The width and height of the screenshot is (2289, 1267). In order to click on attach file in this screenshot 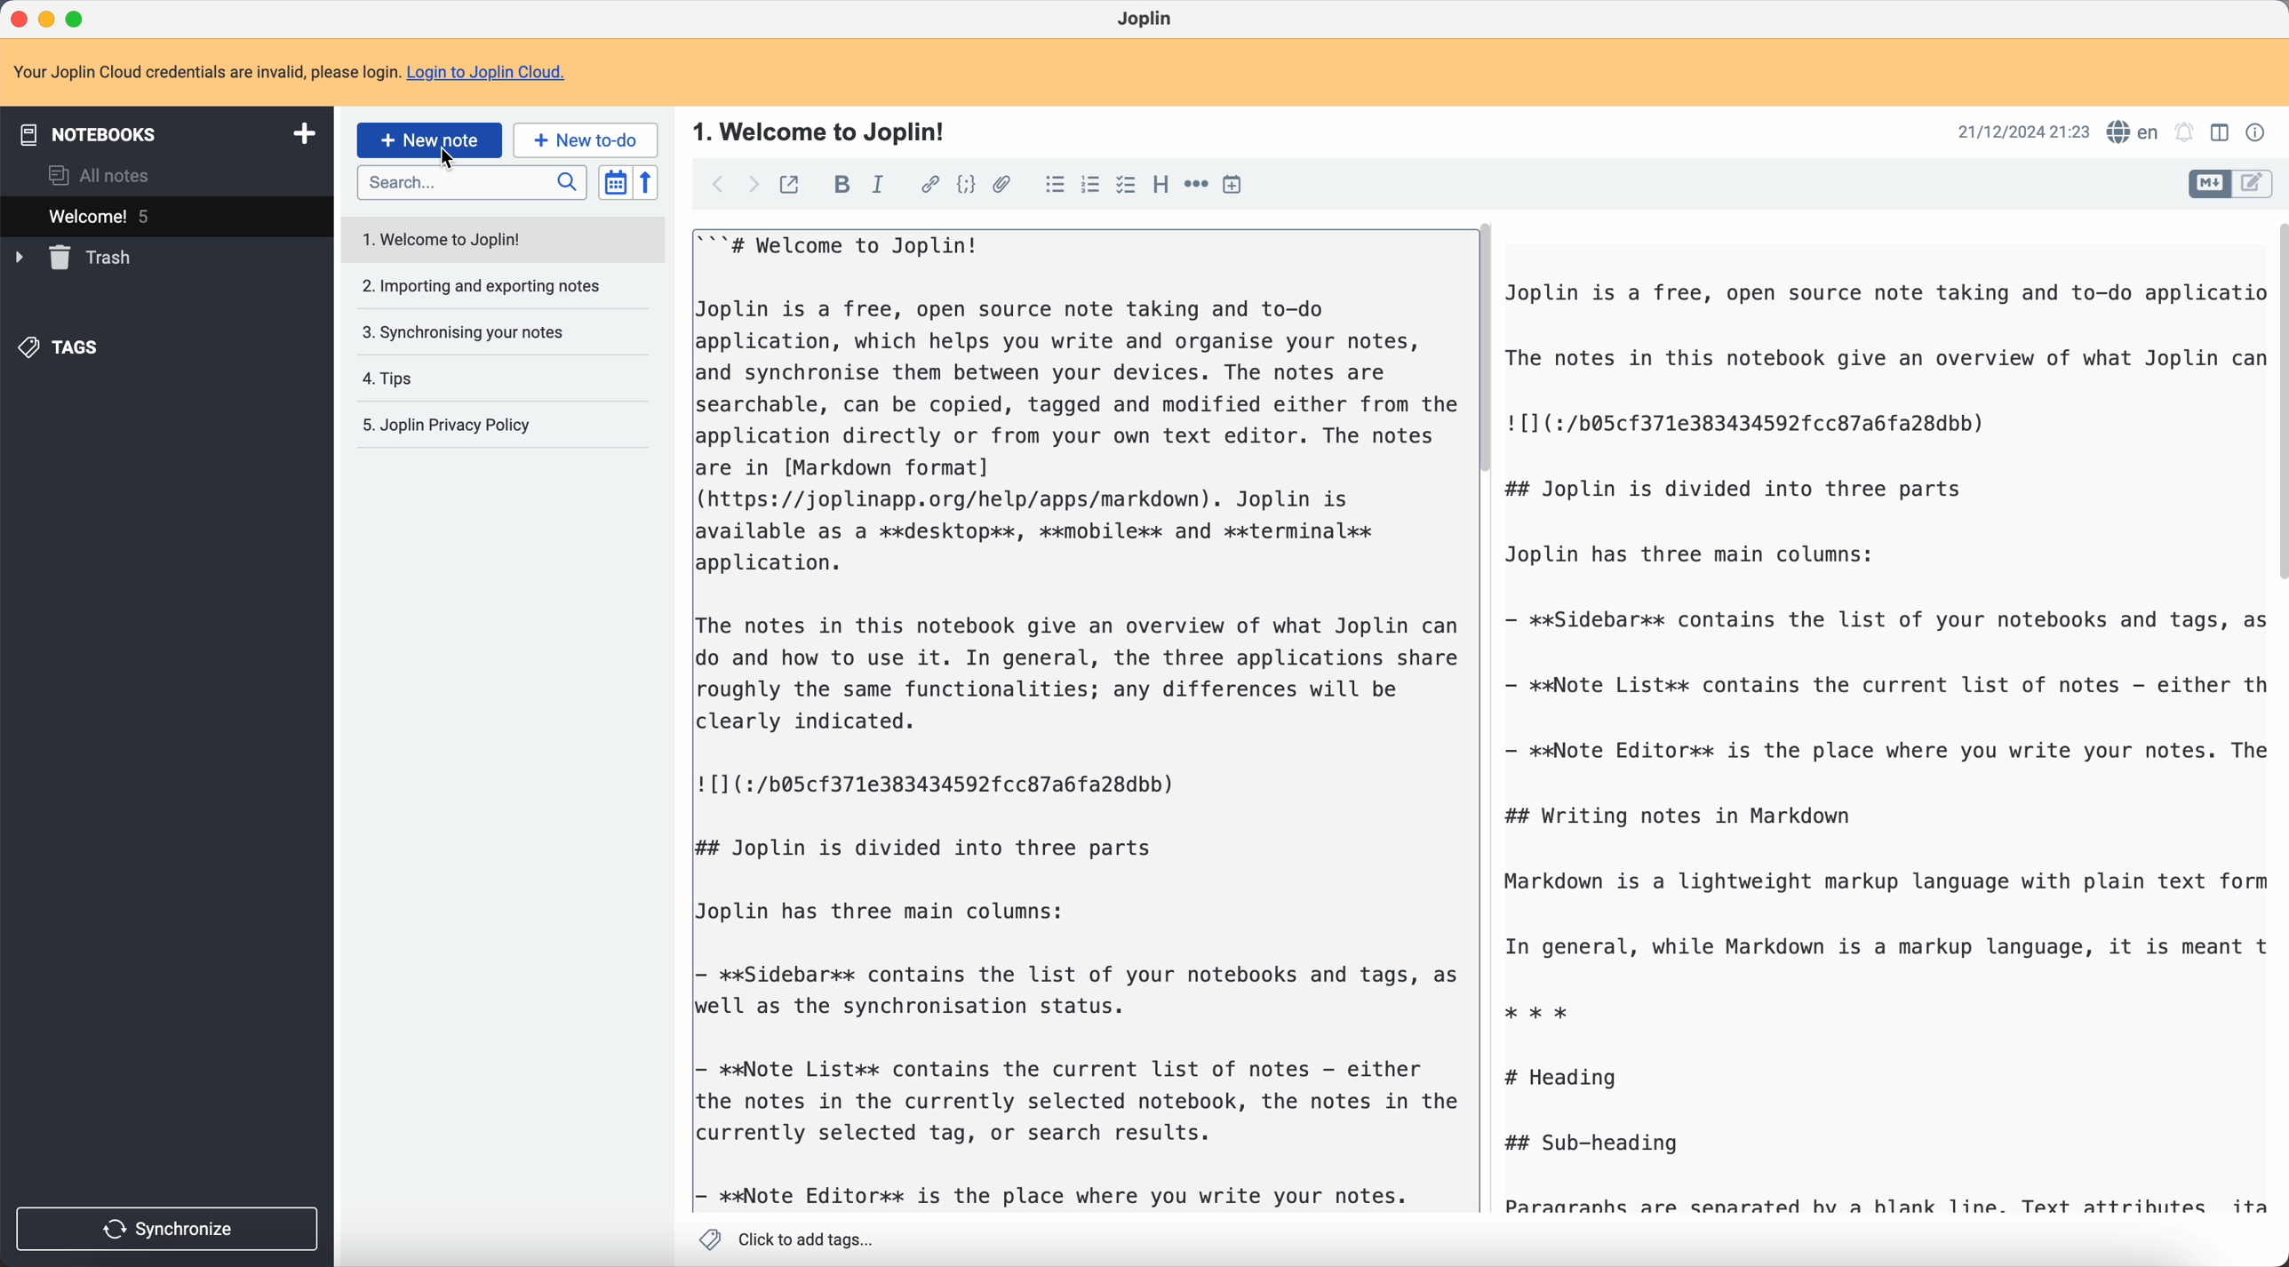, I will do `click(1003, 184)`.